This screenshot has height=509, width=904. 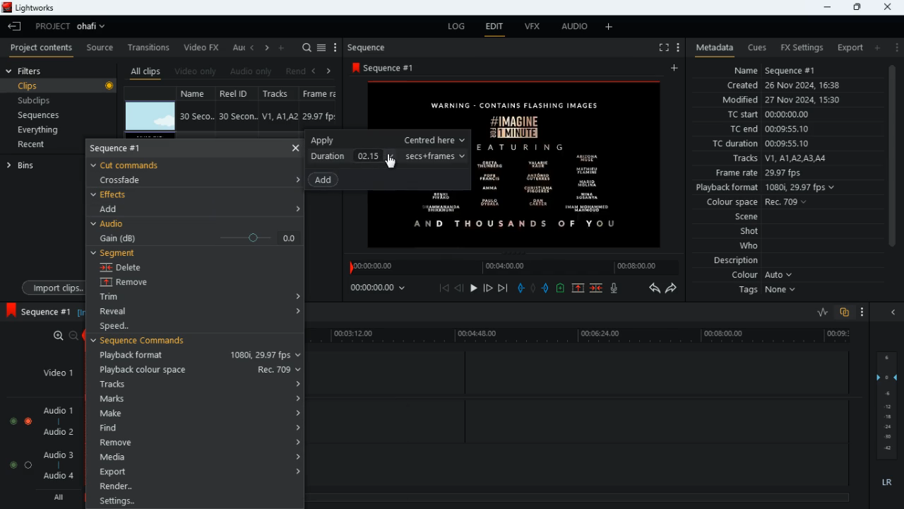 I want to click on mic, so click(x=615, y=288).